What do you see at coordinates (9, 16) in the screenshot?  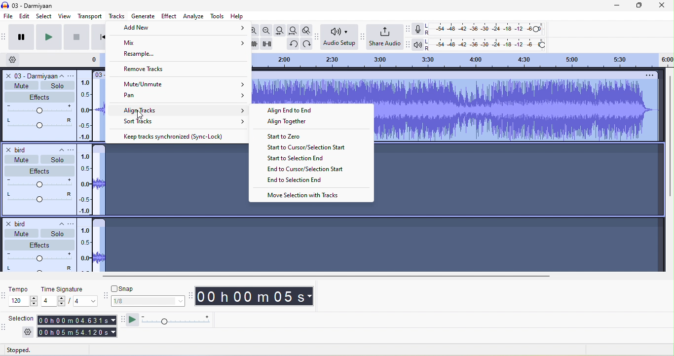 I see `file` at bounding box center [9, 16].